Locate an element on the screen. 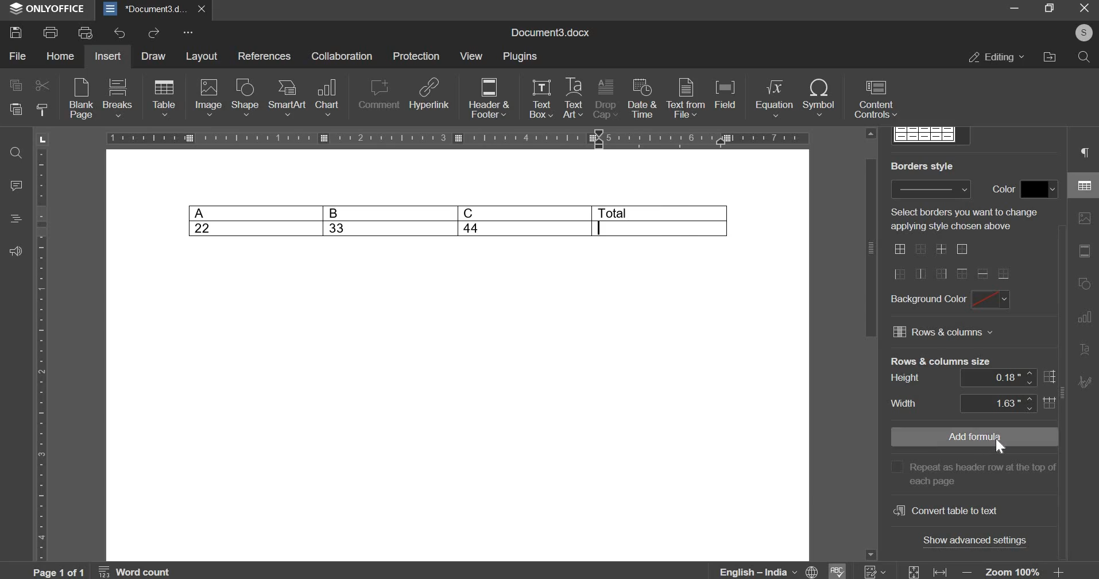 The height and width of the screenshot is (579, 1099). editing is located at coordinates (998, 57).